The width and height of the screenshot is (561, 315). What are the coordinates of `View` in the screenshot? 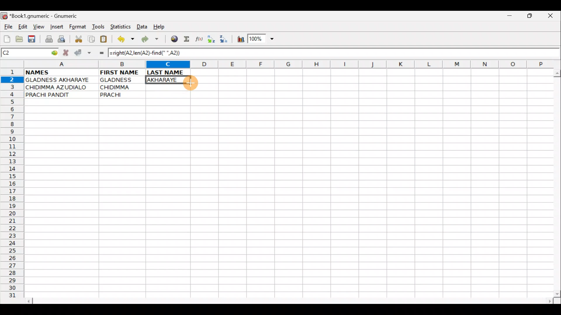 It's located at (37, 27).